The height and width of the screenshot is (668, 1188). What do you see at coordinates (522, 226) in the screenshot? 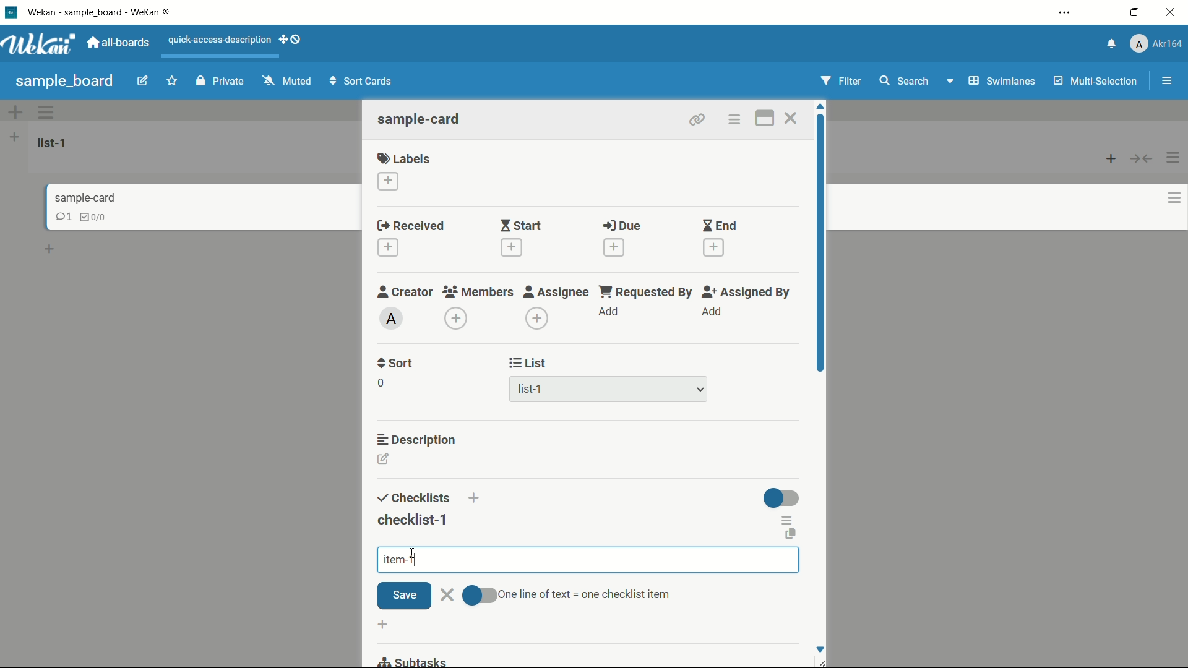
I see `start` at bounding box center [522, 226].